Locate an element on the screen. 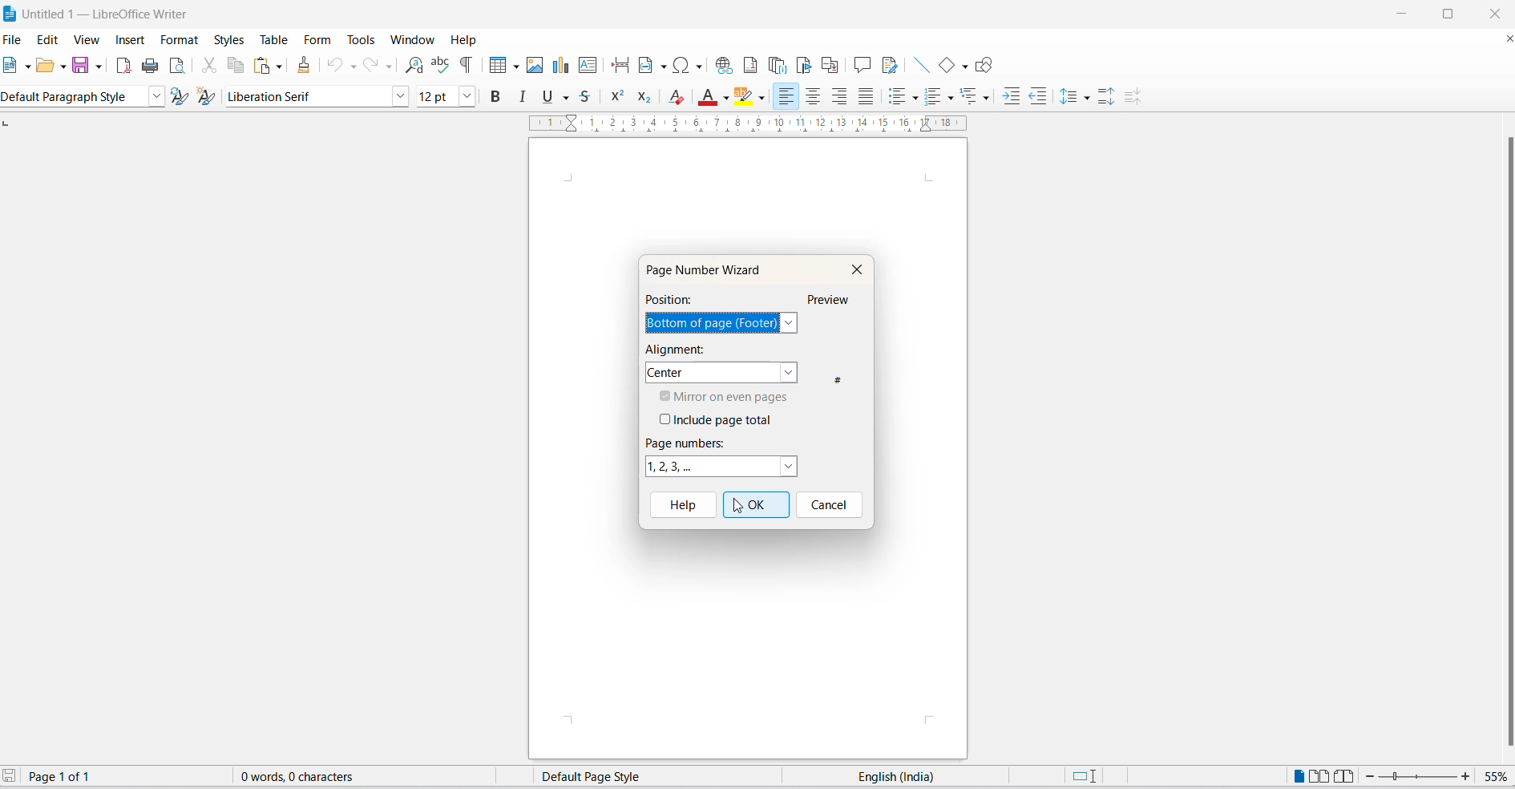 Image resolution: width=1515 pixels, height=789 pixels. increase indent is located at coordinates (1012, 98).